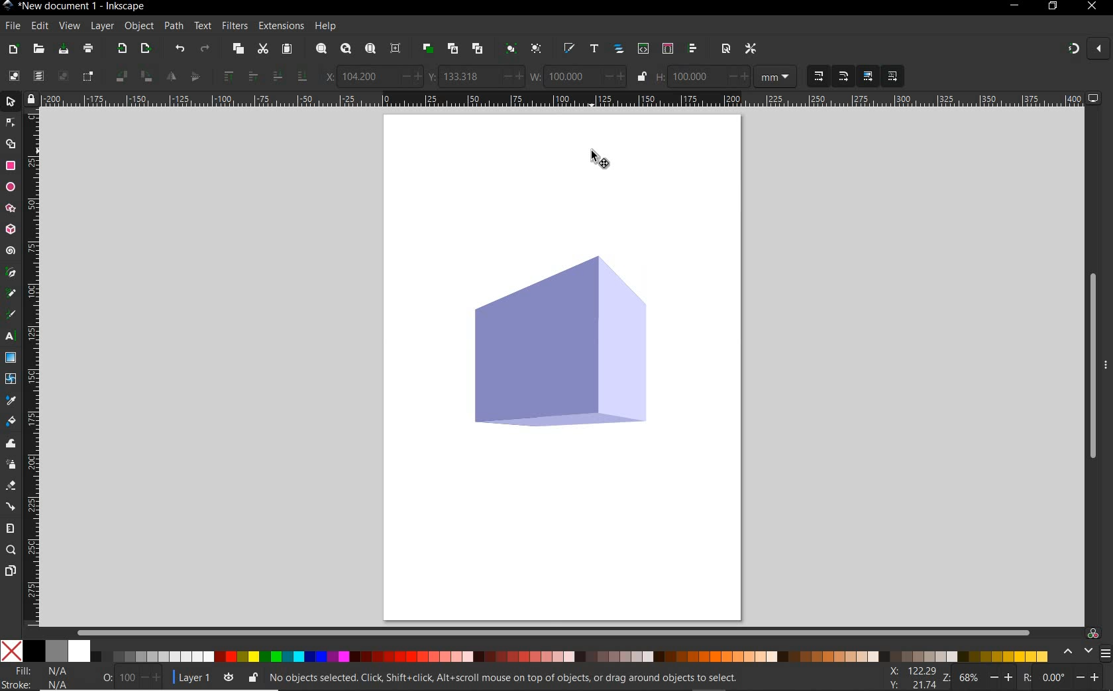 This screenshot has height=691, width=1113. Describe the element at coordinates (818, 77) in the screenshot. I see `when scaling` at that location.